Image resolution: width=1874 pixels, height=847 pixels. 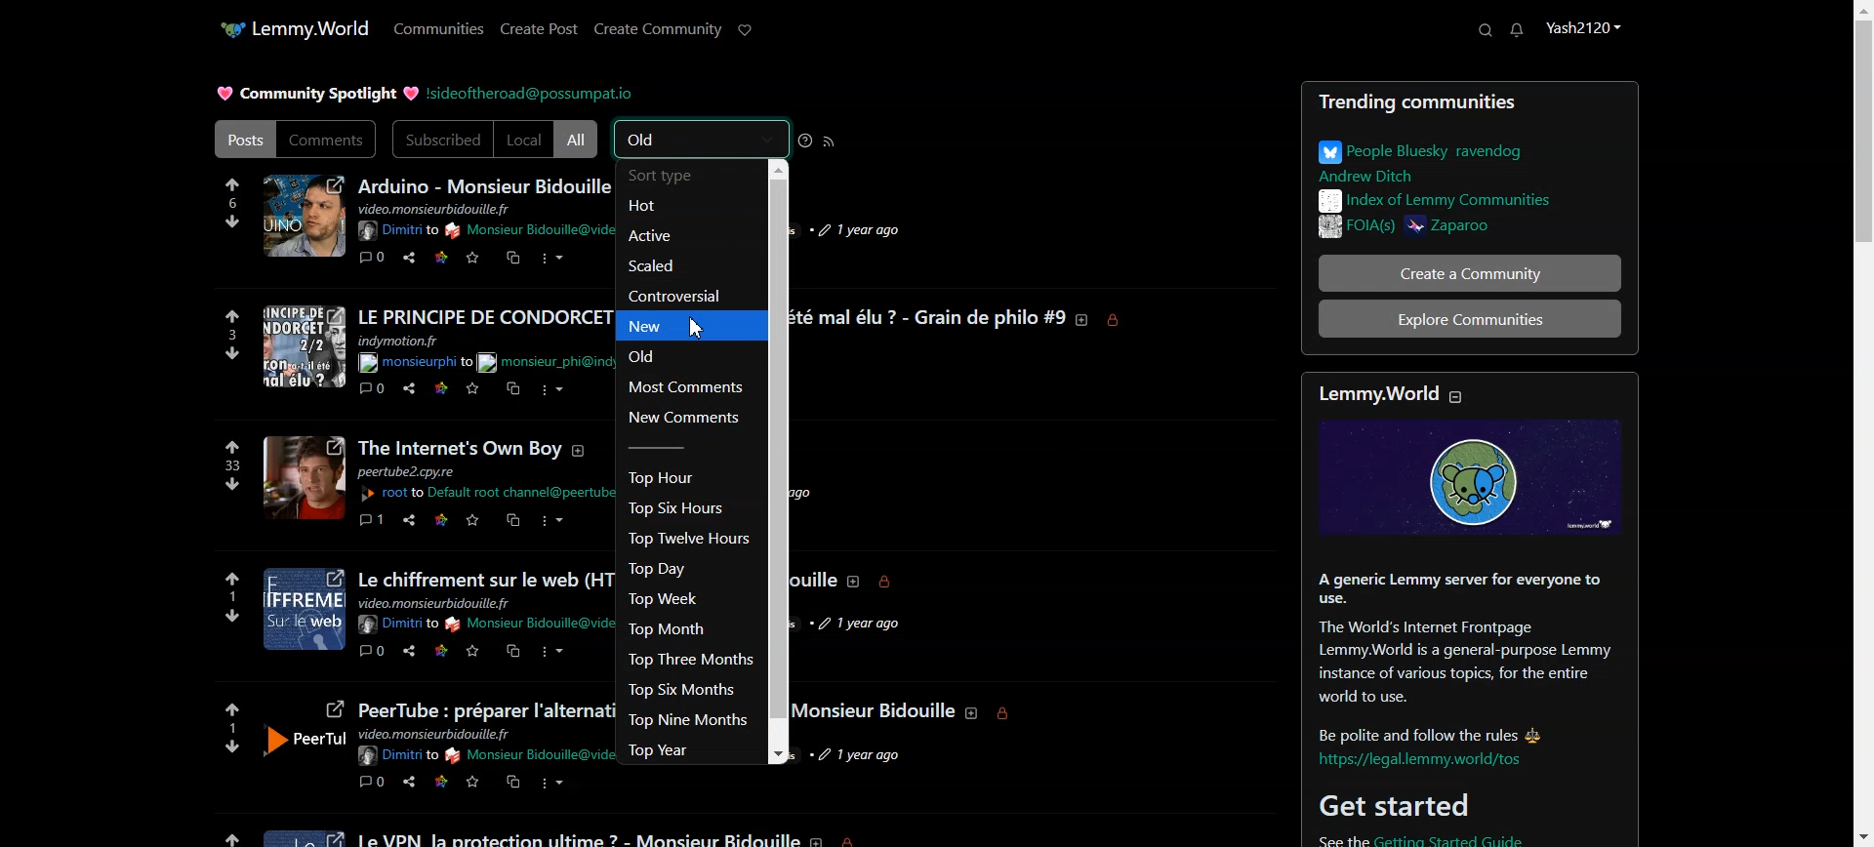 I want to click on , so click(x=510, y=520).